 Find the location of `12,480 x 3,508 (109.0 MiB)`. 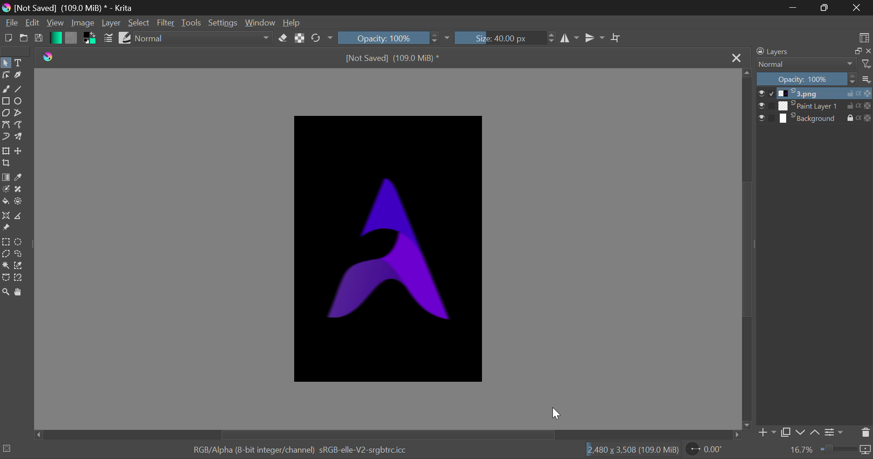

12,480 x 3,508 (109.0 MiB) is located at coordinates (632, 449).